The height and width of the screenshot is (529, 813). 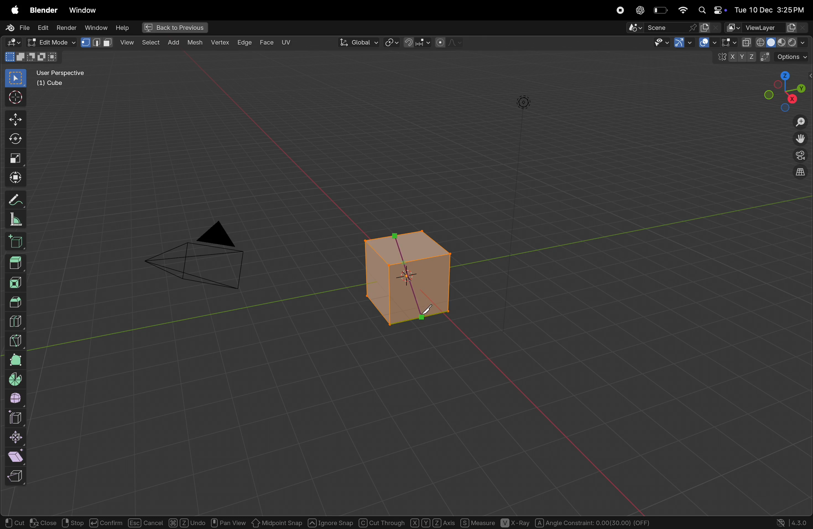 I want to click on Window, so click(x=82, y=10).